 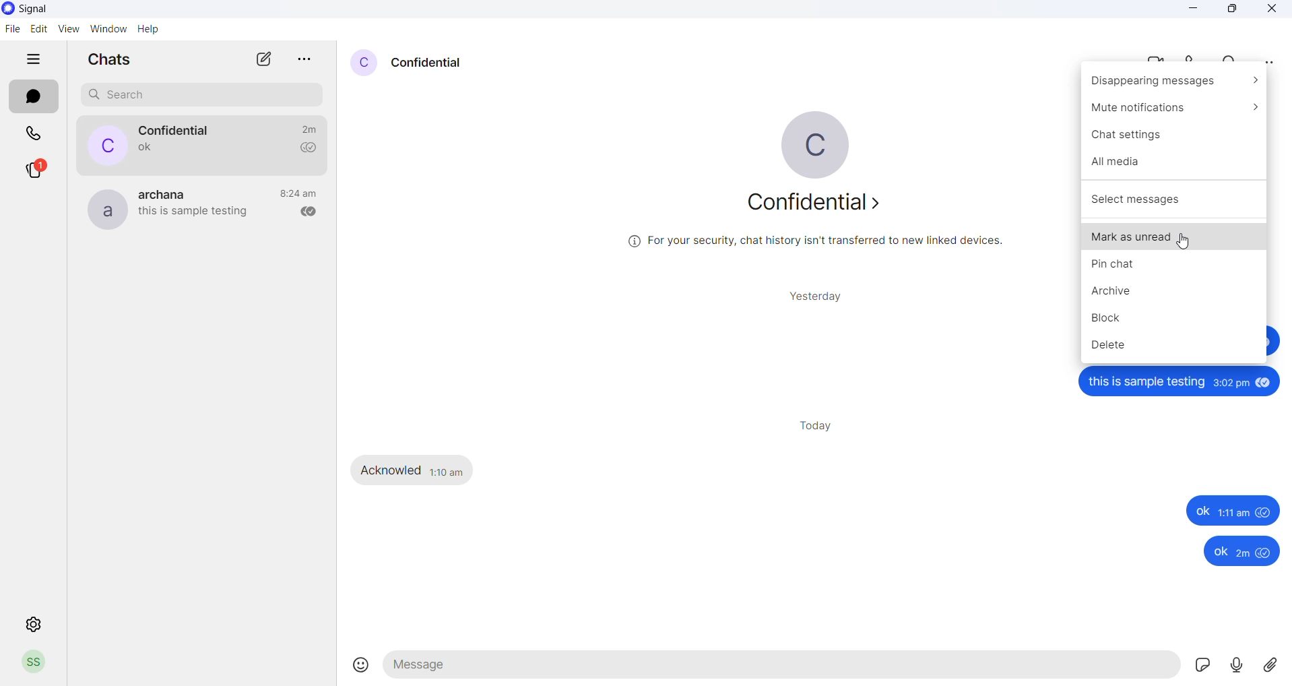 What do you see at coordinates (139, 150) in the screenshot?
I see `last message` at bounding box center [139, 150].